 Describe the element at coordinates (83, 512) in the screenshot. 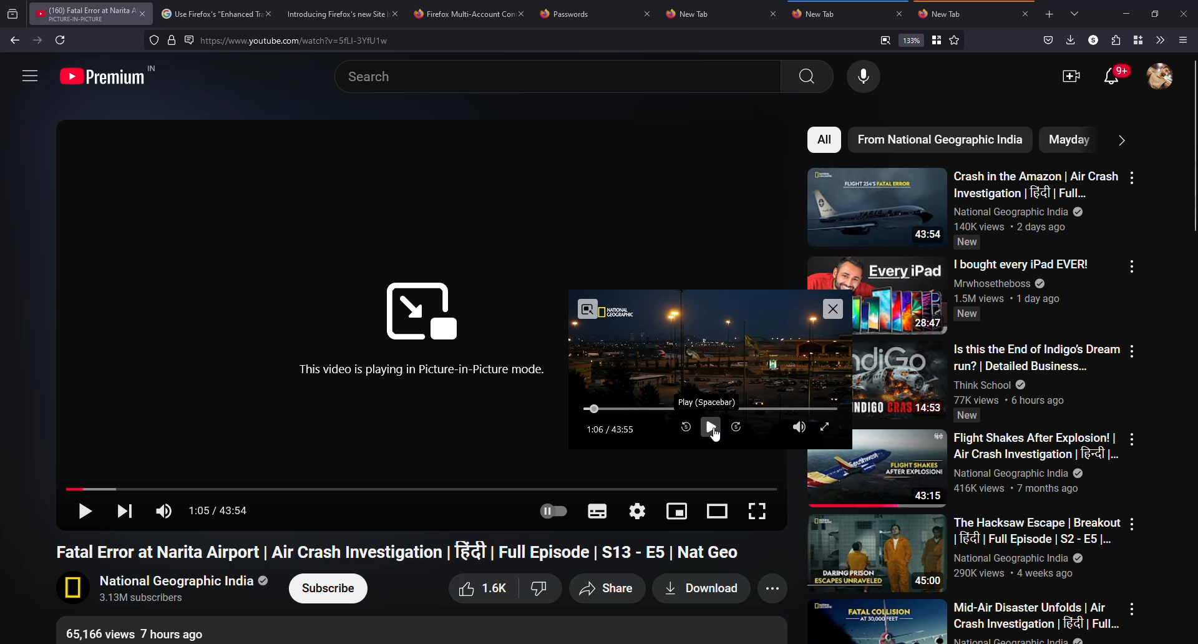

I see `play` at that location.